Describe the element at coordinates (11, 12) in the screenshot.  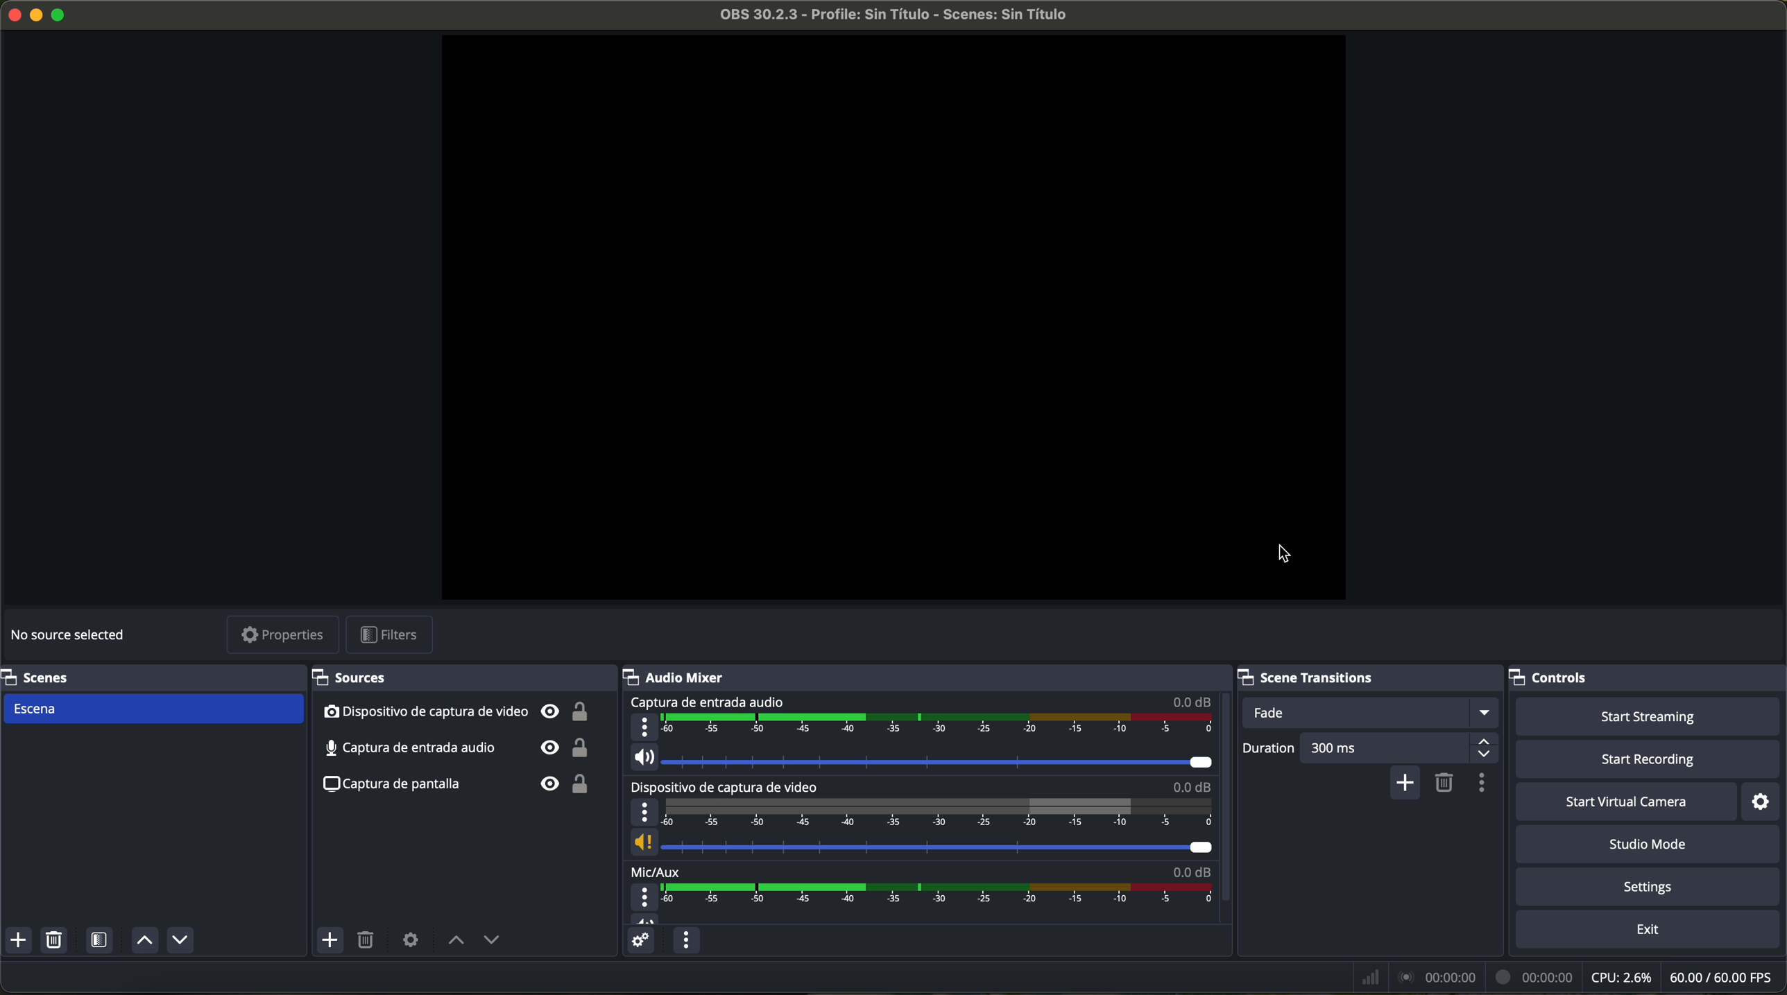
I see `close program` at that location.